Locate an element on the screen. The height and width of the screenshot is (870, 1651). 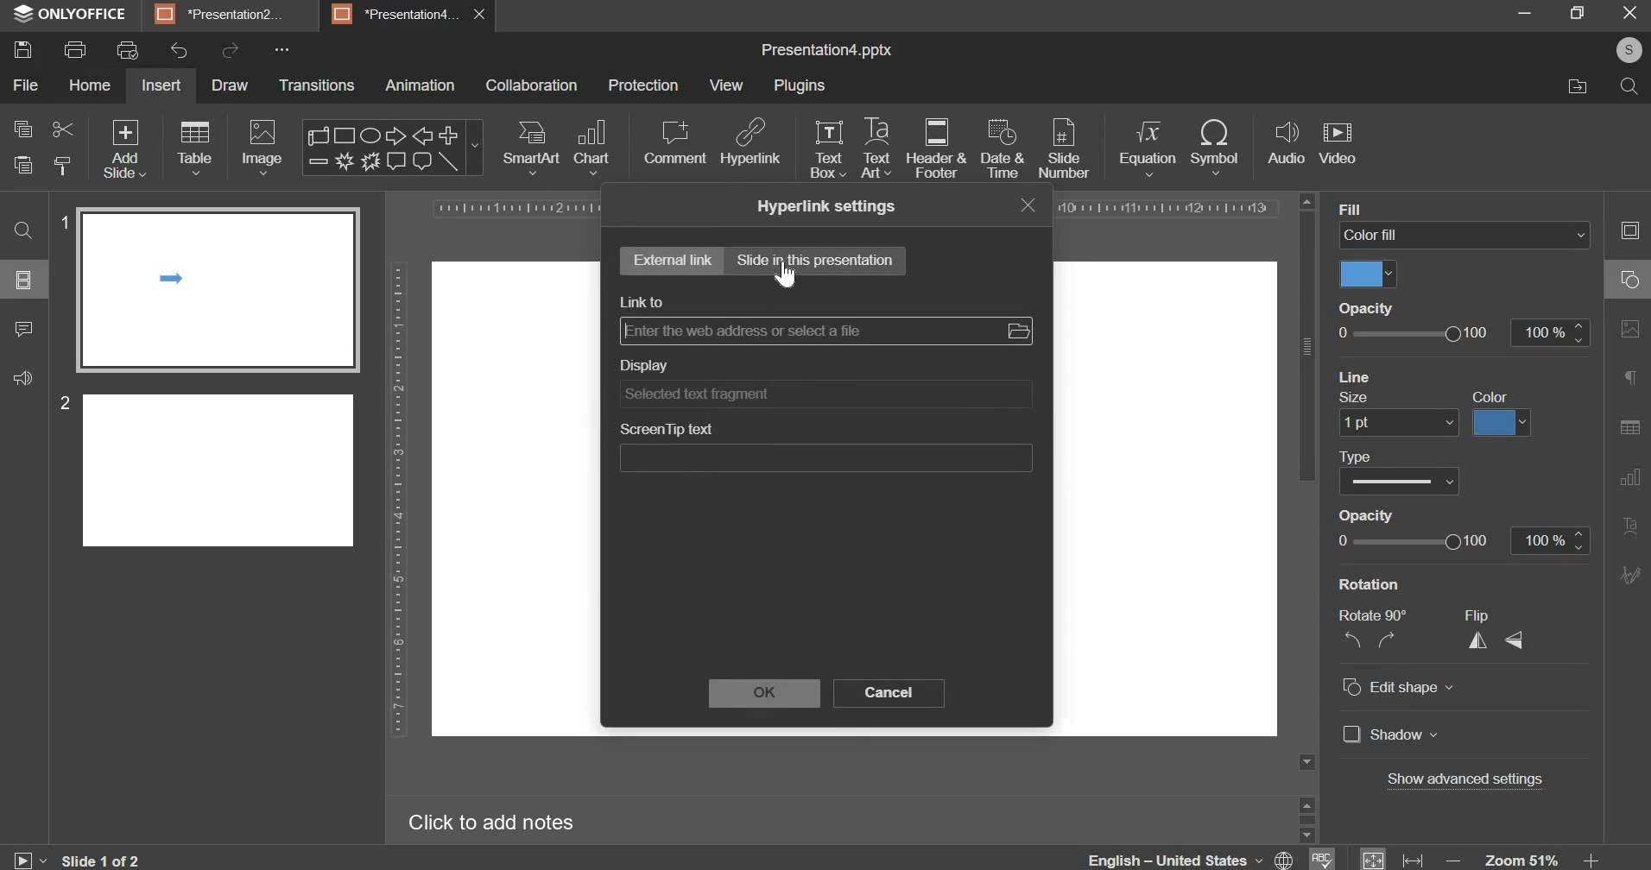
protection is located at coordinates (643, 86).